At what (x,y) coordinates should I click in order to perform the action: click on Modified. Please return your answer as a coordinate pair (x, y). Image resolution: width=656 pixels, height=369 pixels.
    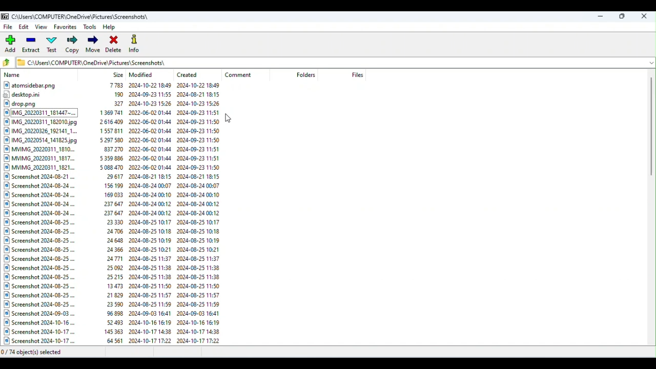
    Looking at the image, I should click on (143, 75).